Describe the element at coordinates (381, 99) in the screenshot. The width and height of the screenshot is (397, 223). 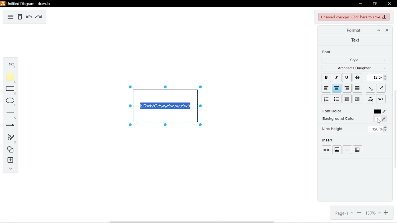
I see `HTML` at that location.